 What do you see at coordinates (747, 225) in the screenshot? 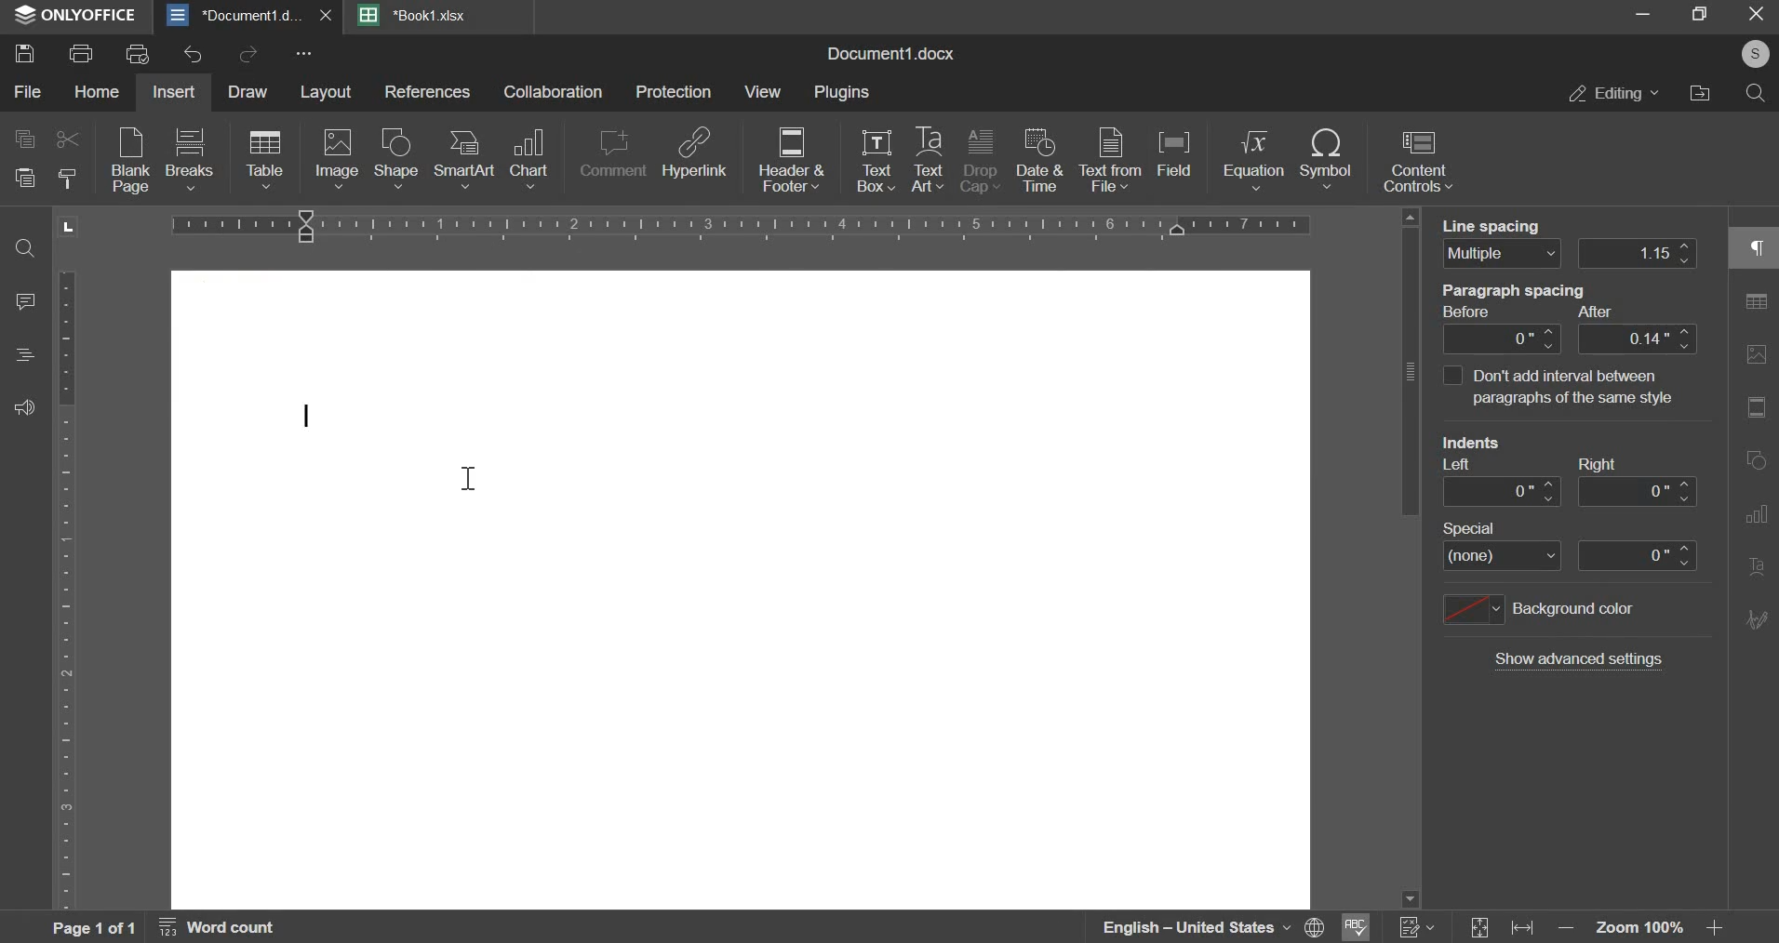
I see `horizontal scale` at bounding box center [747, 225].